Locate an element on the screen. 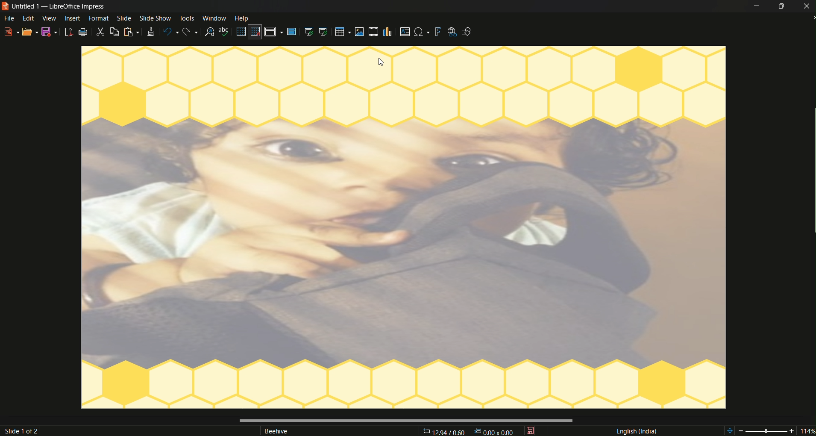 The width and height of the screenshot is (816, 436). edit is located at coordinates (29, 18).